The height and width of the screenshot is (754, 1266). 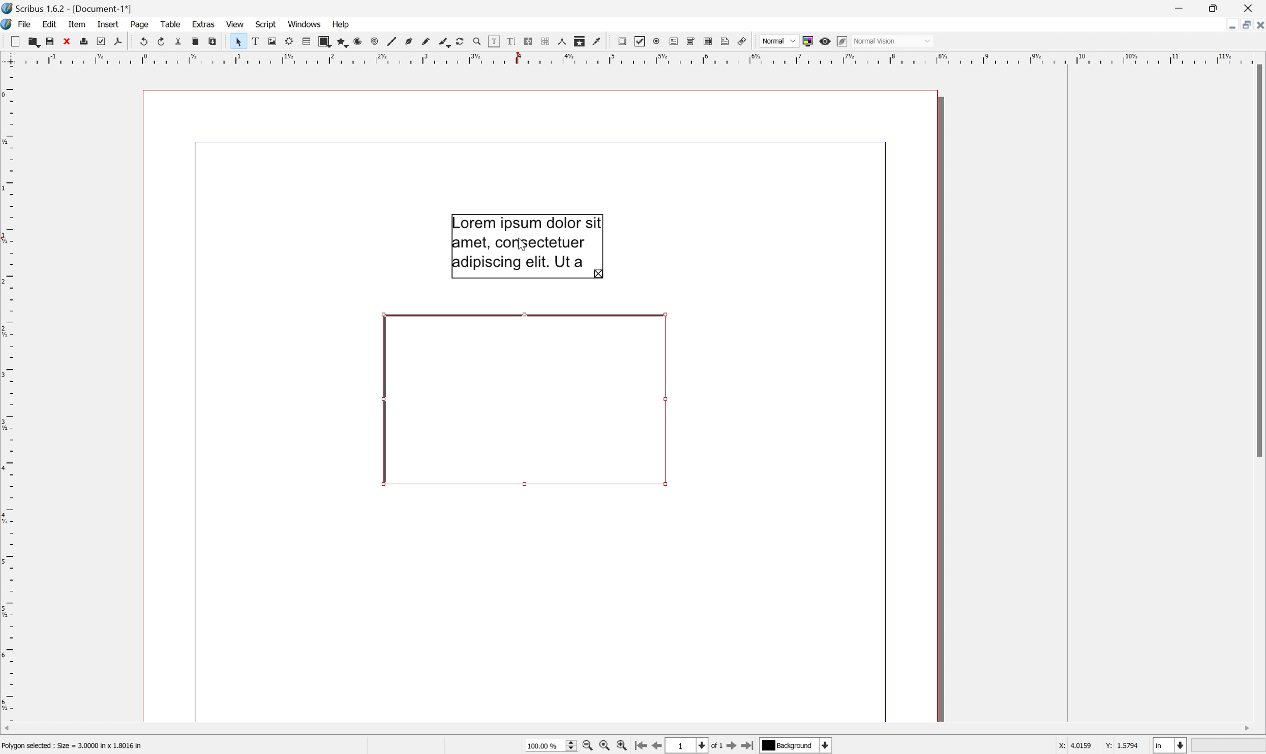 I want to click on Cursor, so click(x=527, y=248).